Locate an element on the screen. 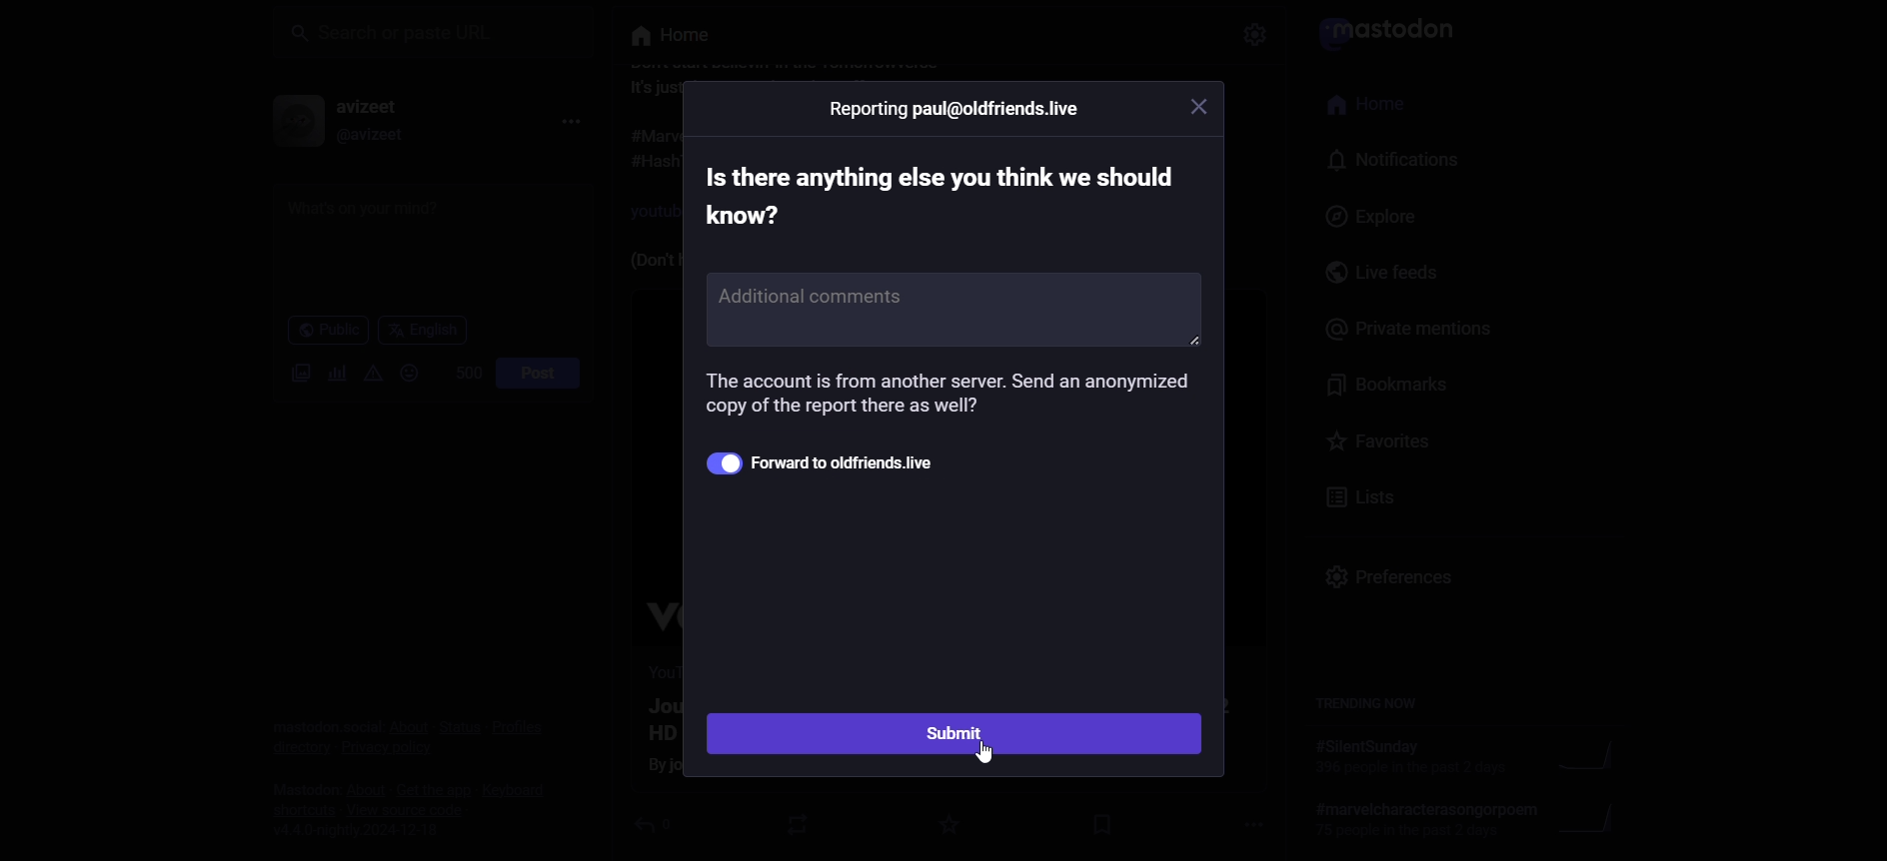  notification is located at coordinates (1386, 161).